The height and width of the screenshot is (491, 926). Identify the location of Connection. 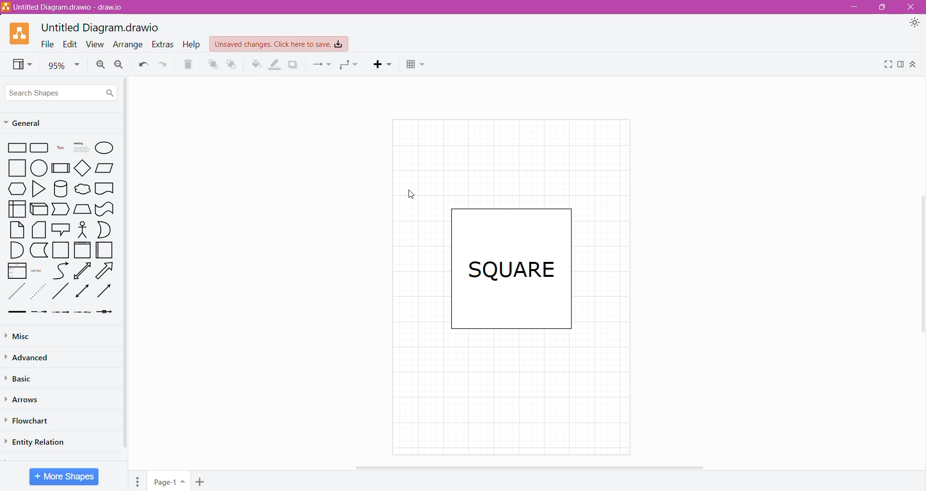
(322, 66).